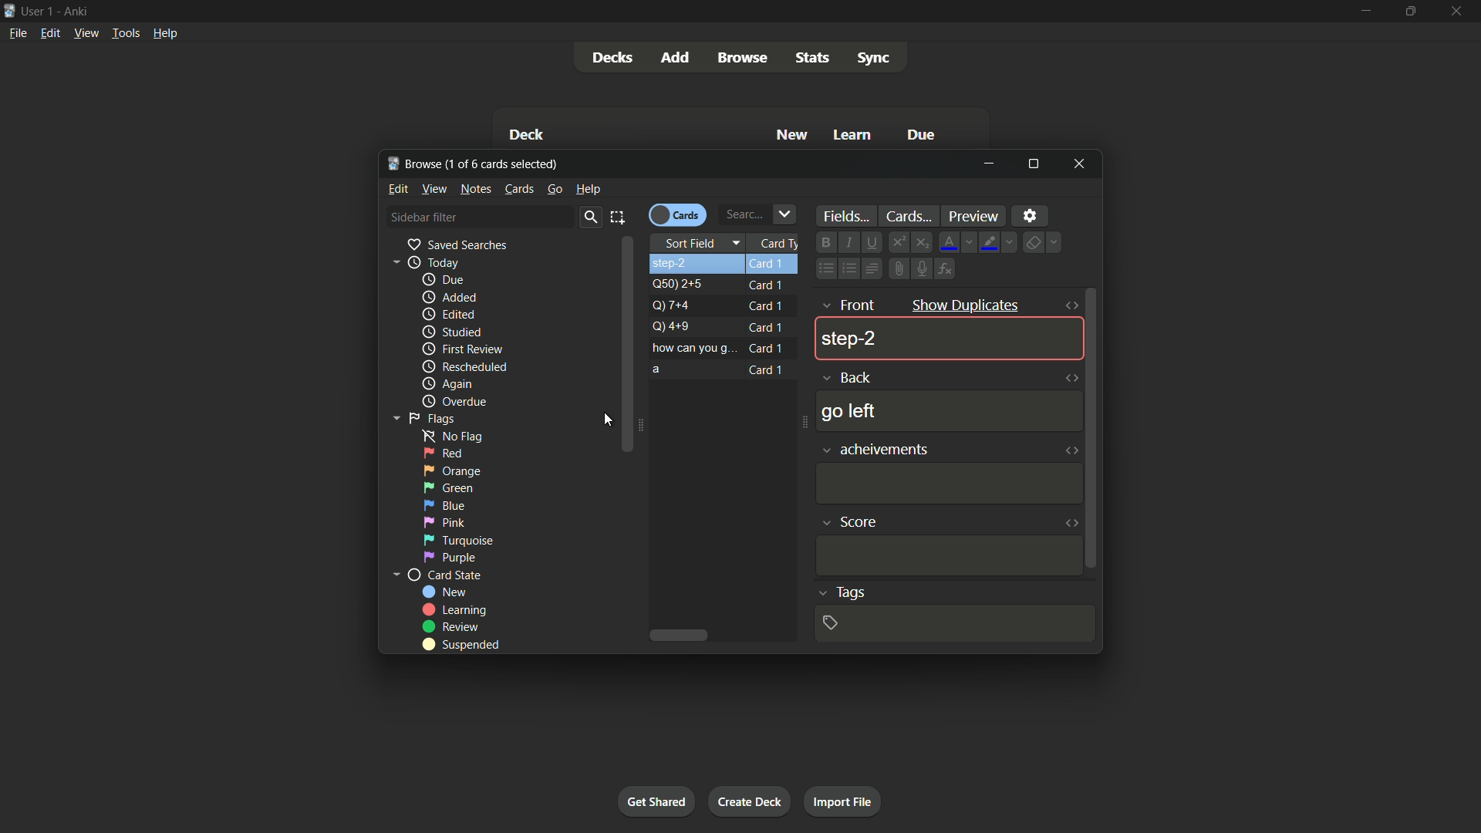  I want to click on Notes, so click(477, 189).